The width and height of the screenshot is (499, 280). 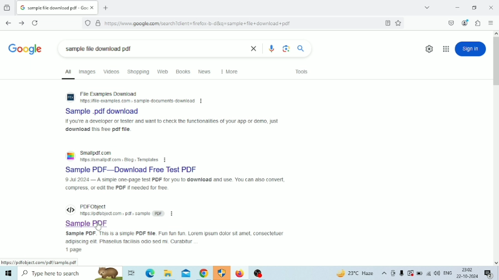 What do you see at coordinates (70, 97) in the screenshot?
I see `website logo` at bounding box center [70, 97].